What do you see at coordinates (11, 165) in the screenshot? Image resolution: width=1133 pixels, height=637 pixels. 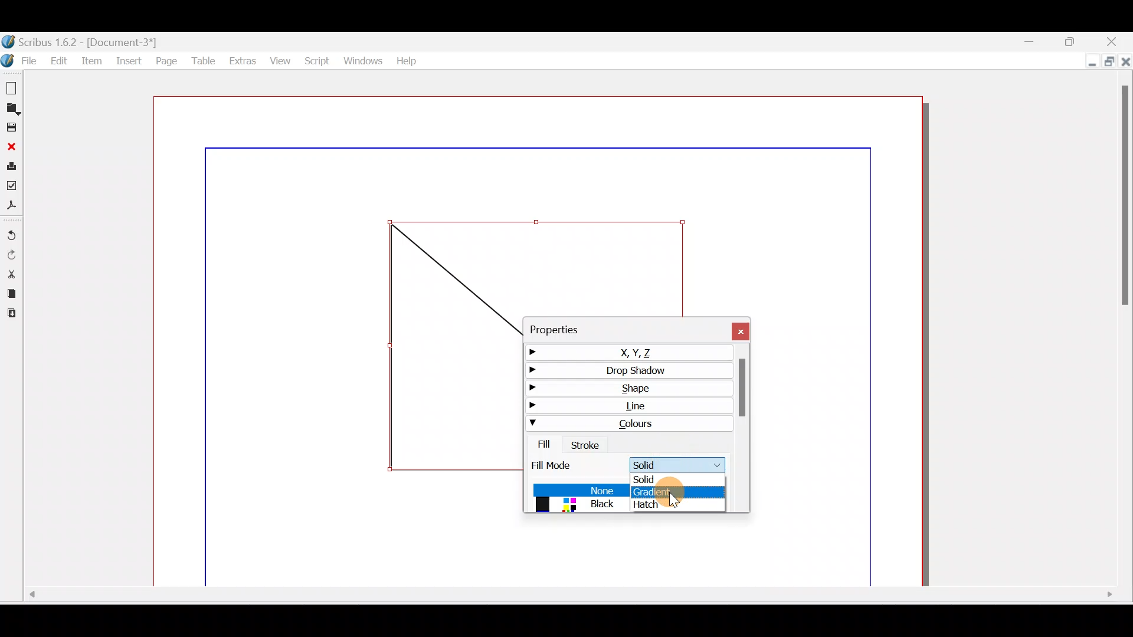 I see `Print` at bounding box center [11, 165].